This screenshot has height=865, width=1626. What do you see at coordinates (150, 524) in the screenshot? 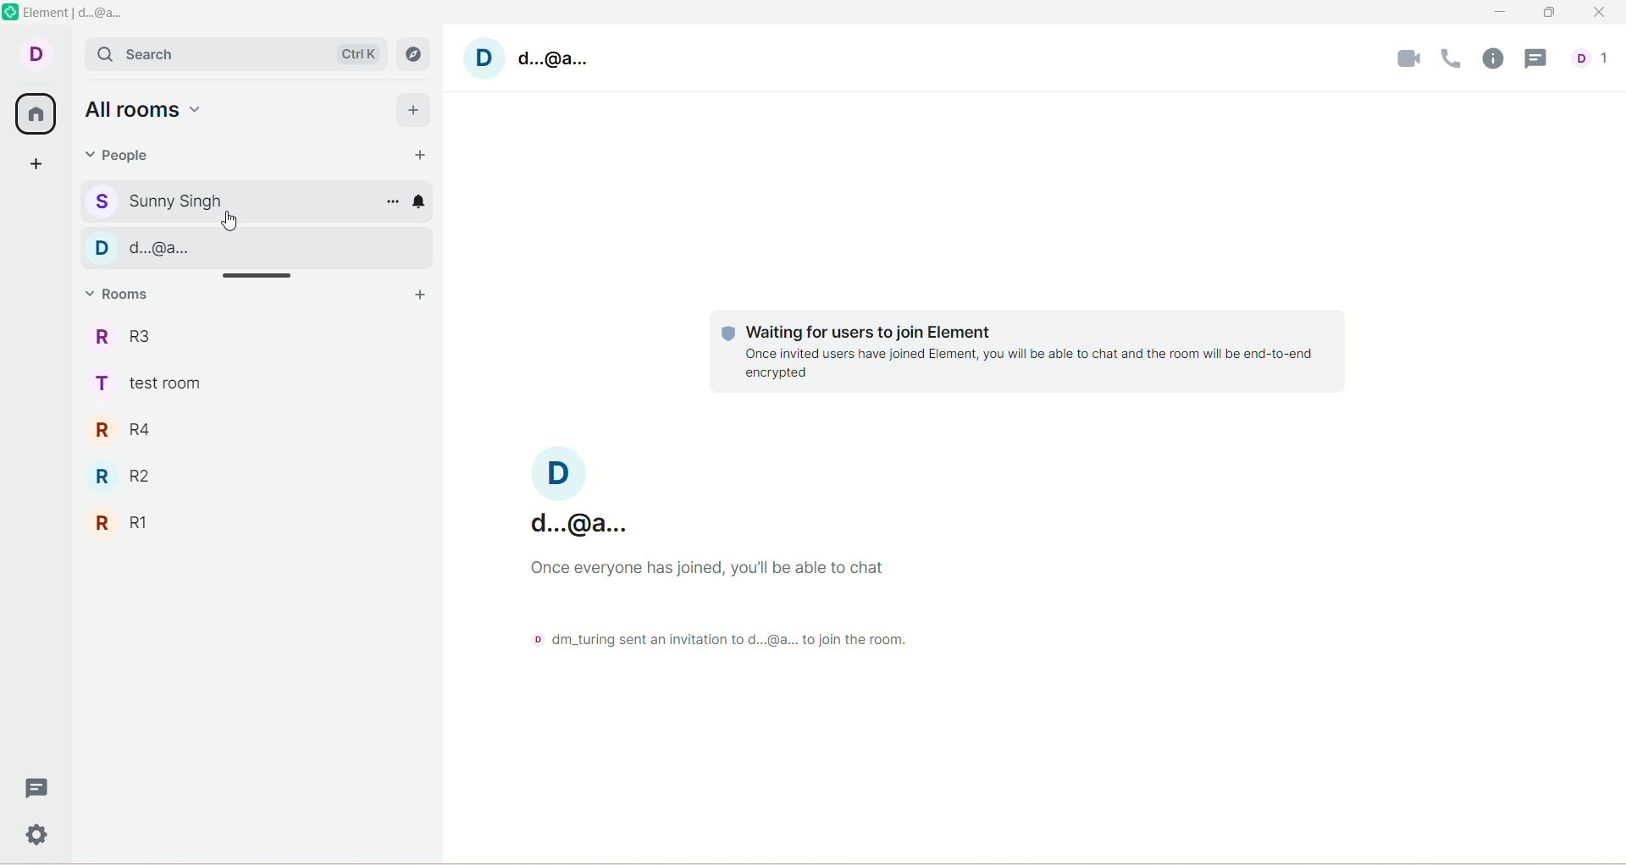
I see `R1` at bounding box center [150, 524].